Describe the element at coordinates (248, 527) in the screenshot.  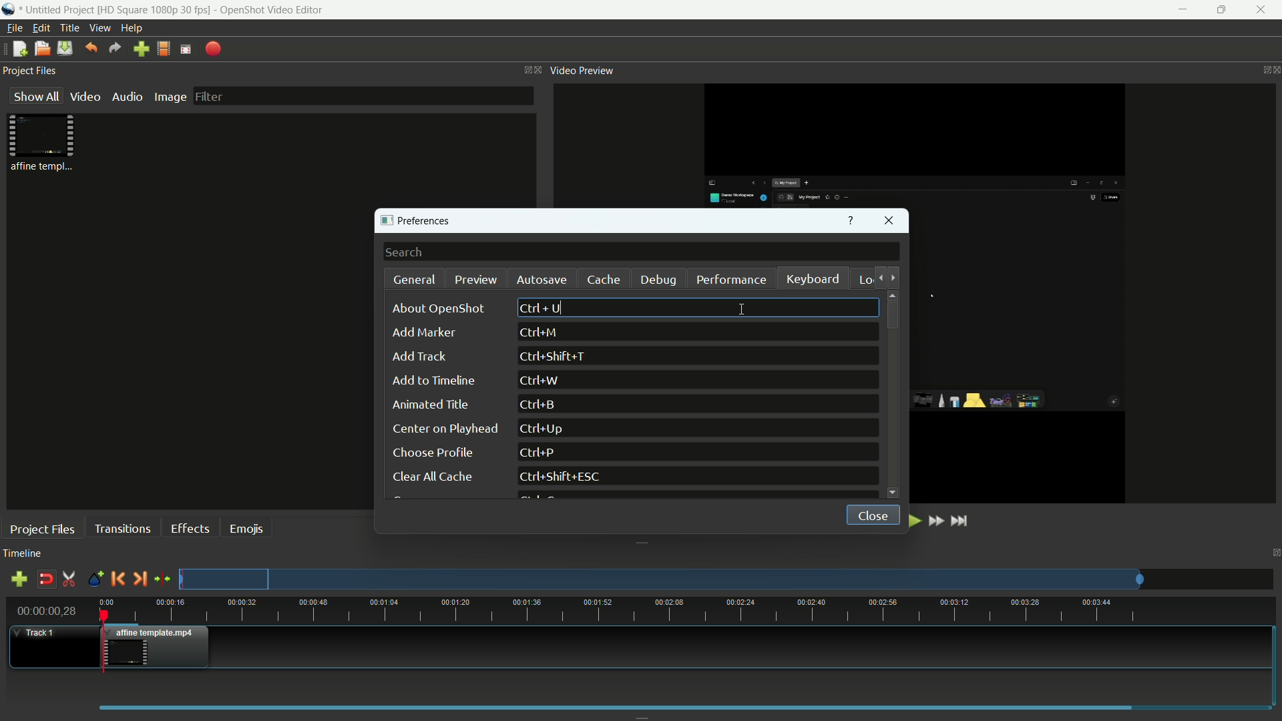
I see `emojis` at that location.